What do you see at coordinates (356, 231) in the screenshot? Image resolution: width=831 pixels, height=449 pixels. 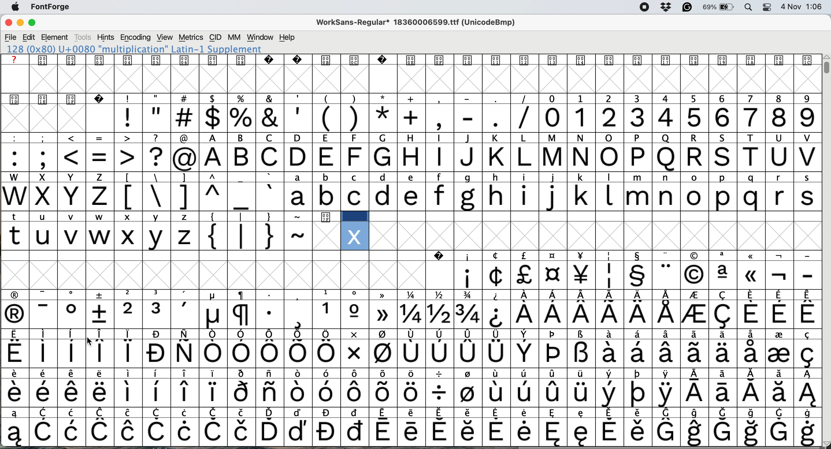 I see `new multiplication glyph added` at bounding box center [356, 231].